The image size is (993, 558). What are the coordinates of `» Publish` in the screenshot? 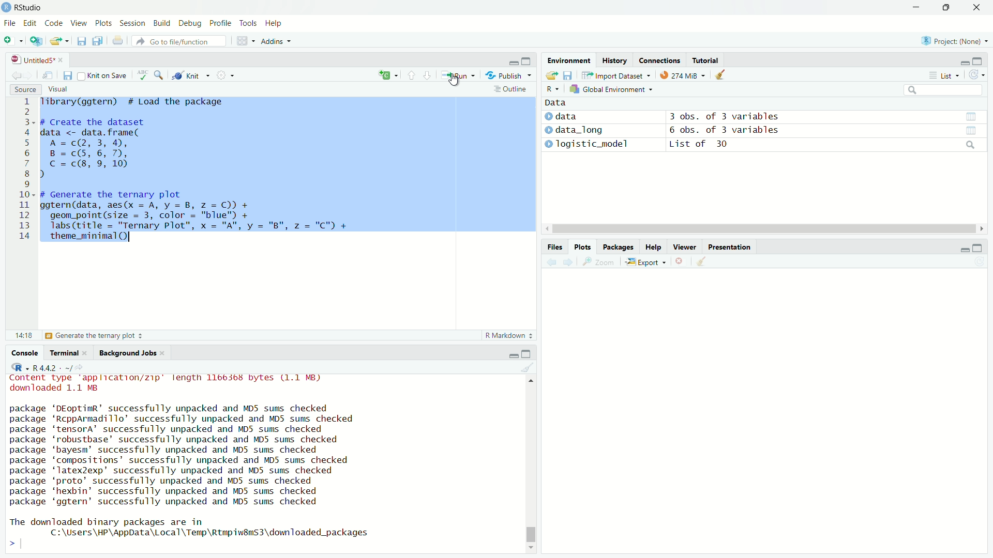 It's located at (505, 75).